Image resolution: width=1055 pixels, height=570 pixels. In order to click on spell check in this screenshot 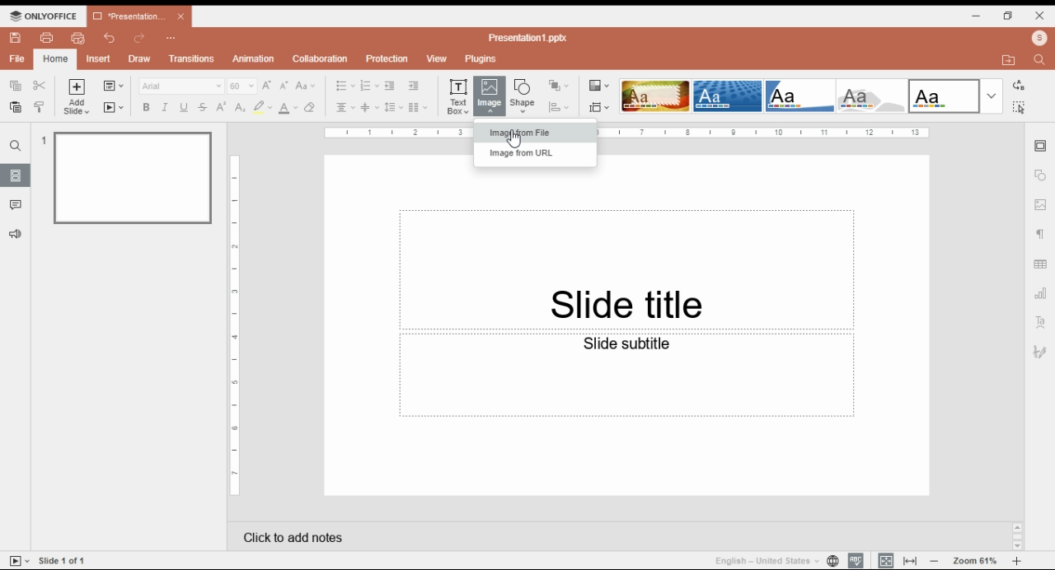, I will do `click(856, 559)`.